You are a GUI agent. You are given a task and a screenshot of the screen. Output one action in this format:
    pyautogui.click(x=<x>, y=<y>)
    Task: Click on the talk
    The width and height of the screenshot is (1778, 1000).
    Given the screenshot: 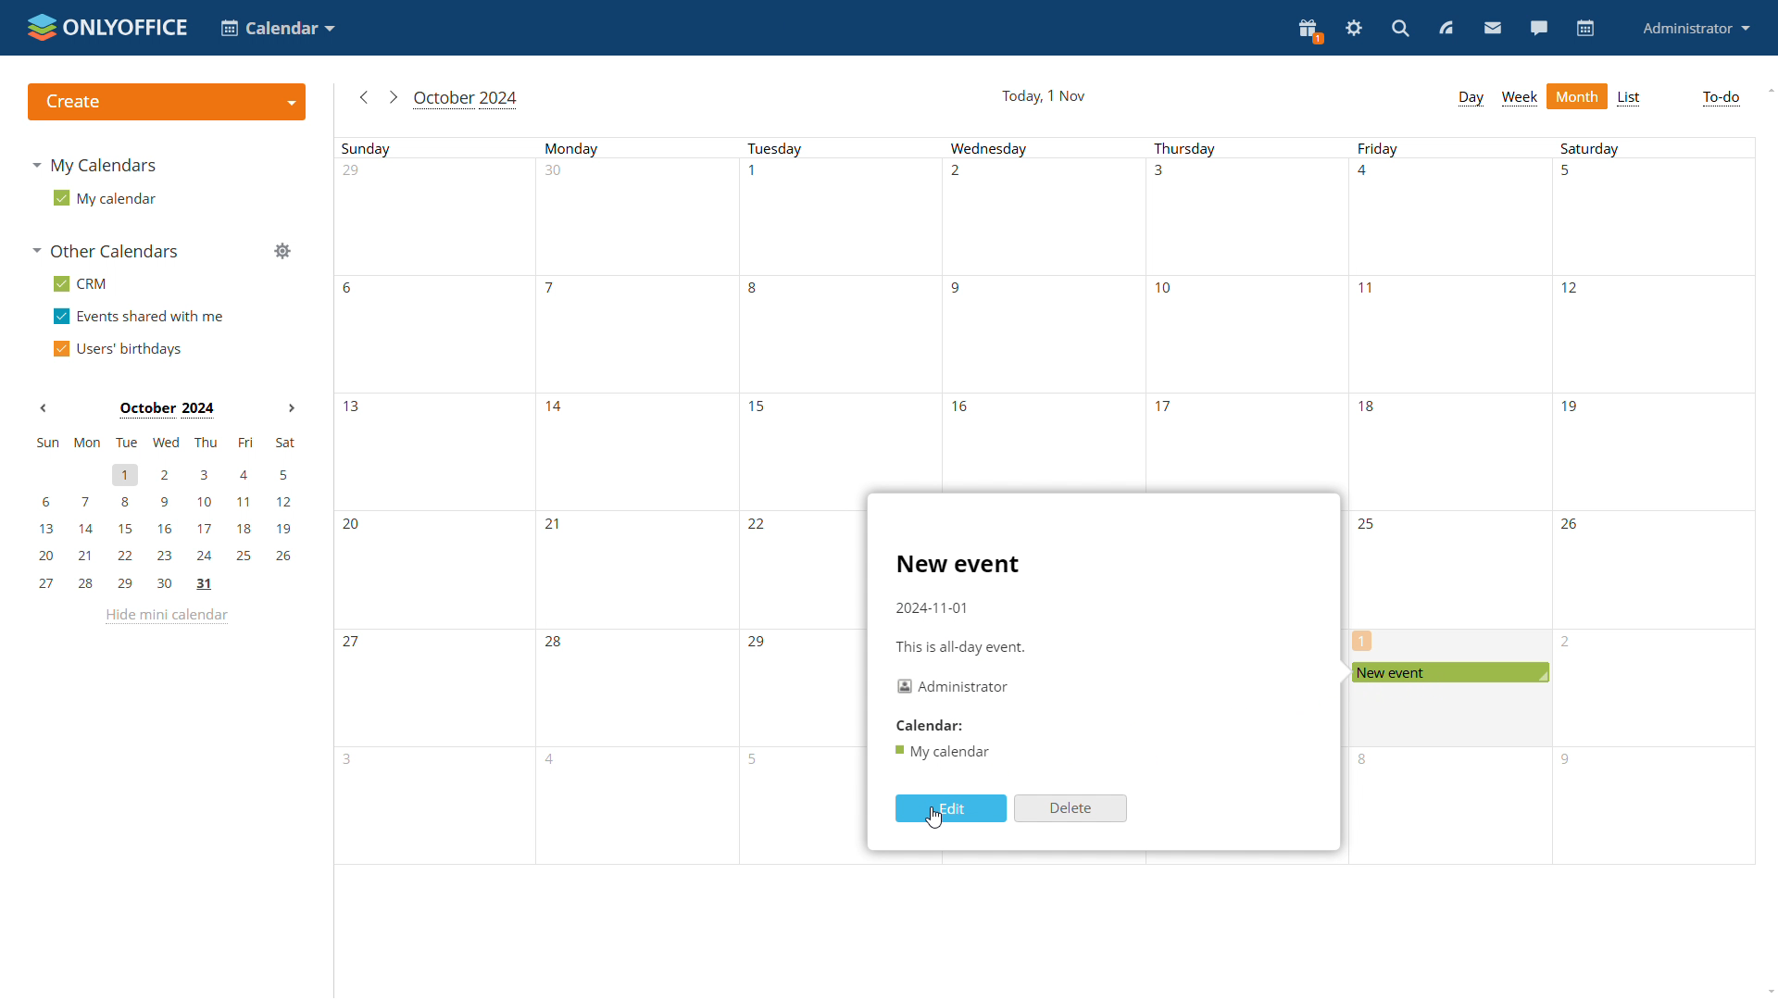 What is the action you would take?
    pyautogui.click(x=1541, y=29)
    